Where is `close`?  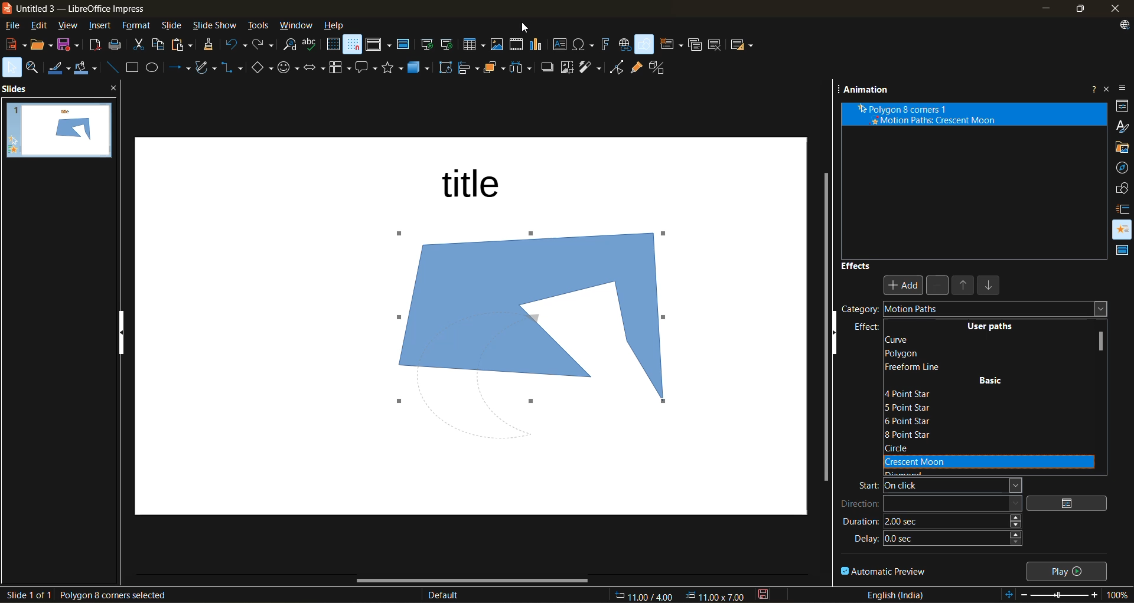
close is located at coordinates (1117, 9).